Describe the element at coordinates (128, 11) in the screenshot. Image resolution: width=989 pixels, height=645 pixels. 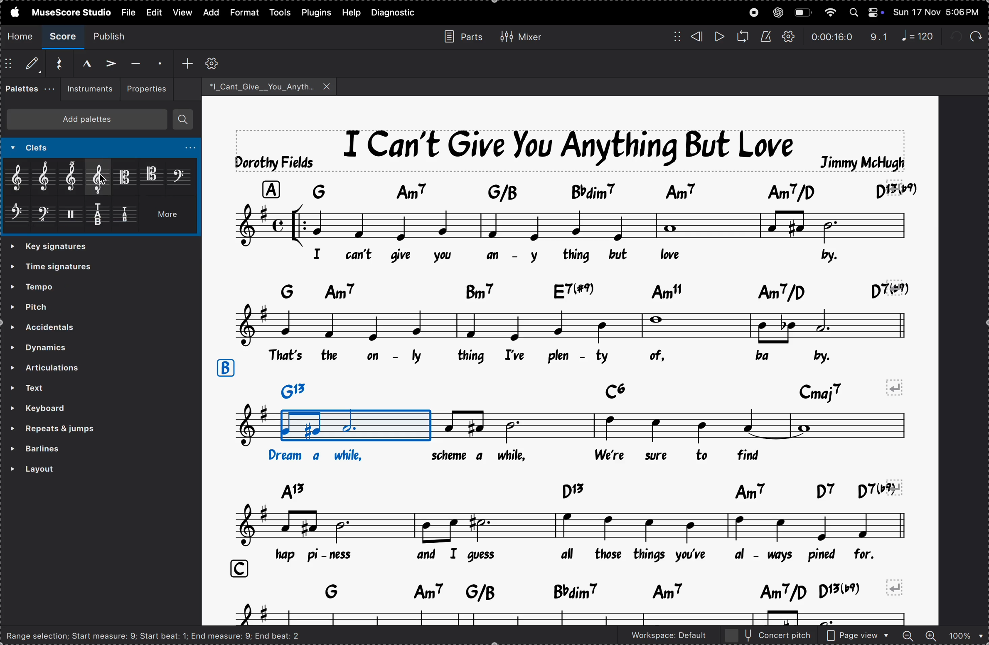
I see `file` at that location.